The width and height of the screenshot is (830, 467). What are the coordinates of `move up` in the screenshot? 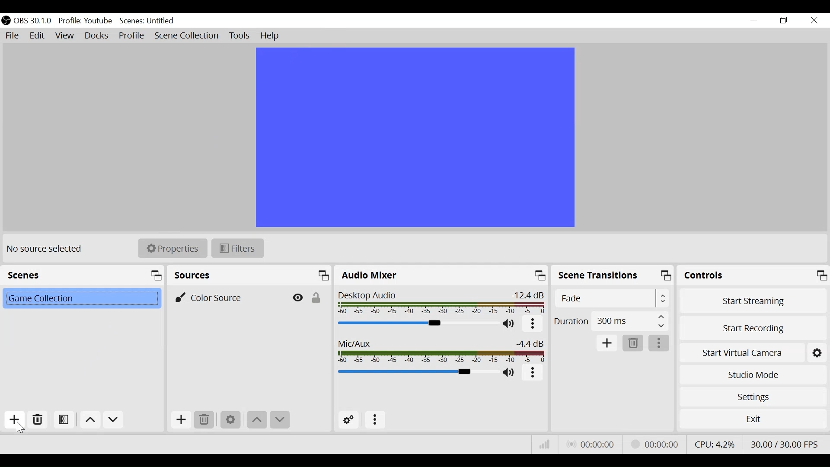 It's located at (256, 420).